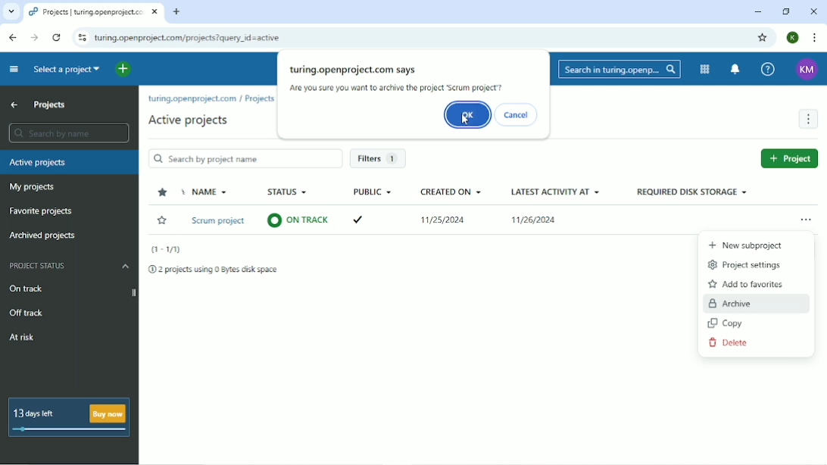 This screenshot has height=465, width=827. Describe the element at coordinates (533, 222) in the screenshot. I see `11/26/2024` at that location.